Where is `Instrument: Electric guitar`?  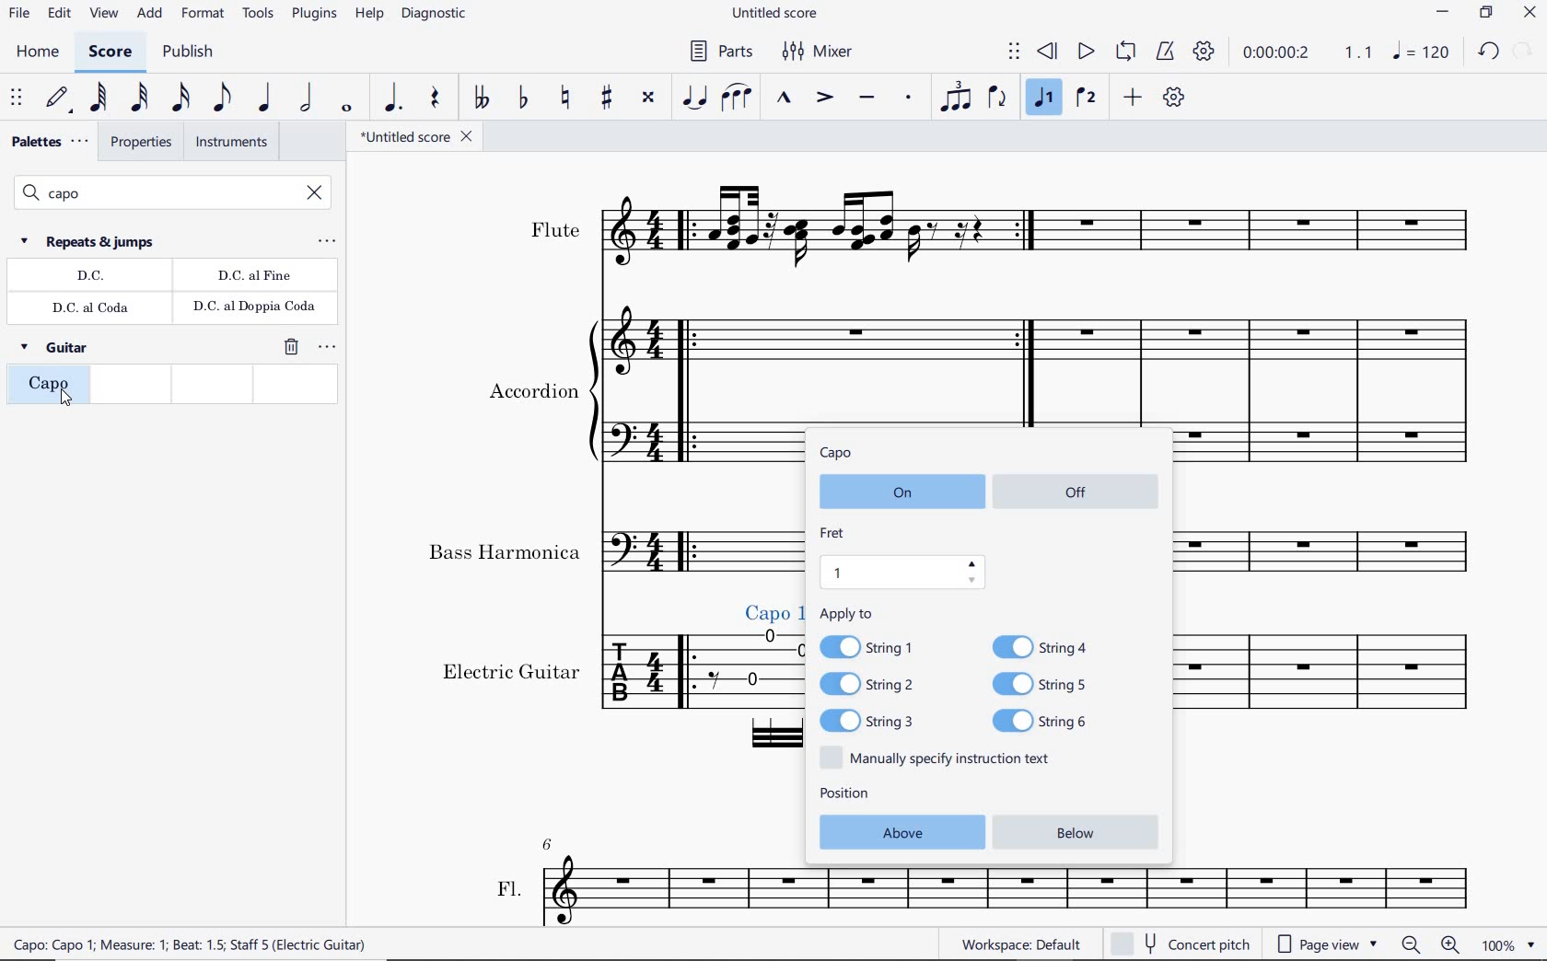 Instrument: Electric guitar is located at coordinates (603, 684).